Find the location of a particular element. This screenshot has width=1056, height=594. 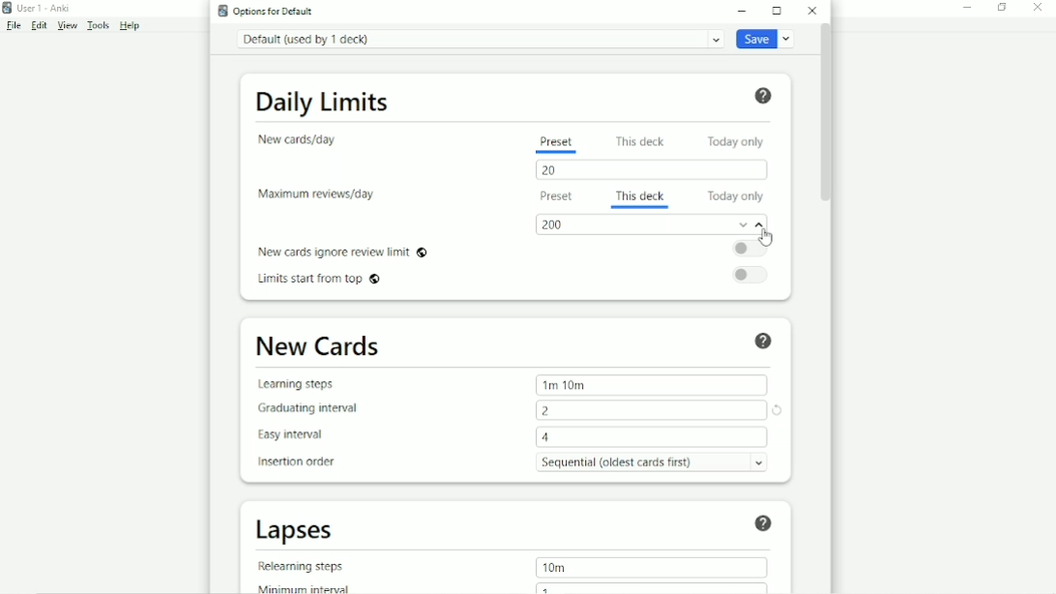

1m 10m is located at coordinates (565, 384).